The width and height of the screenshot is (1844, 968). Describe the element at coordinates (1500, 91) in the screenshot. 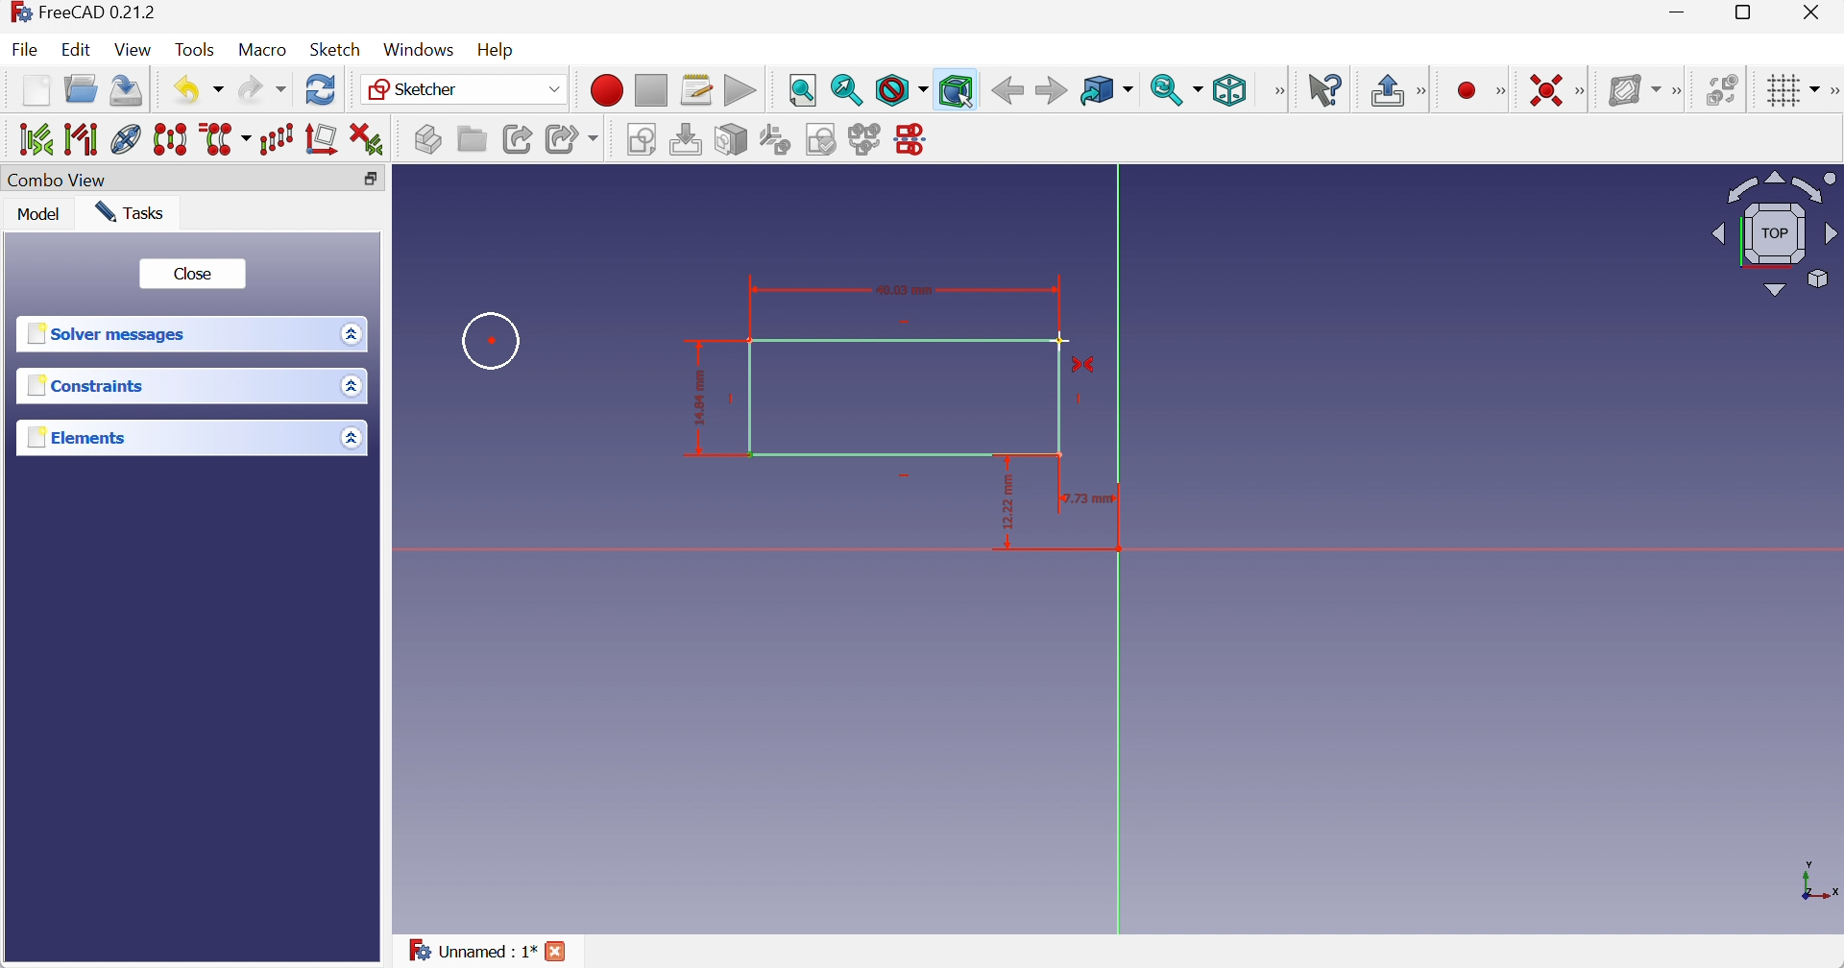

I see `[Sketcher geometries]` at that location.